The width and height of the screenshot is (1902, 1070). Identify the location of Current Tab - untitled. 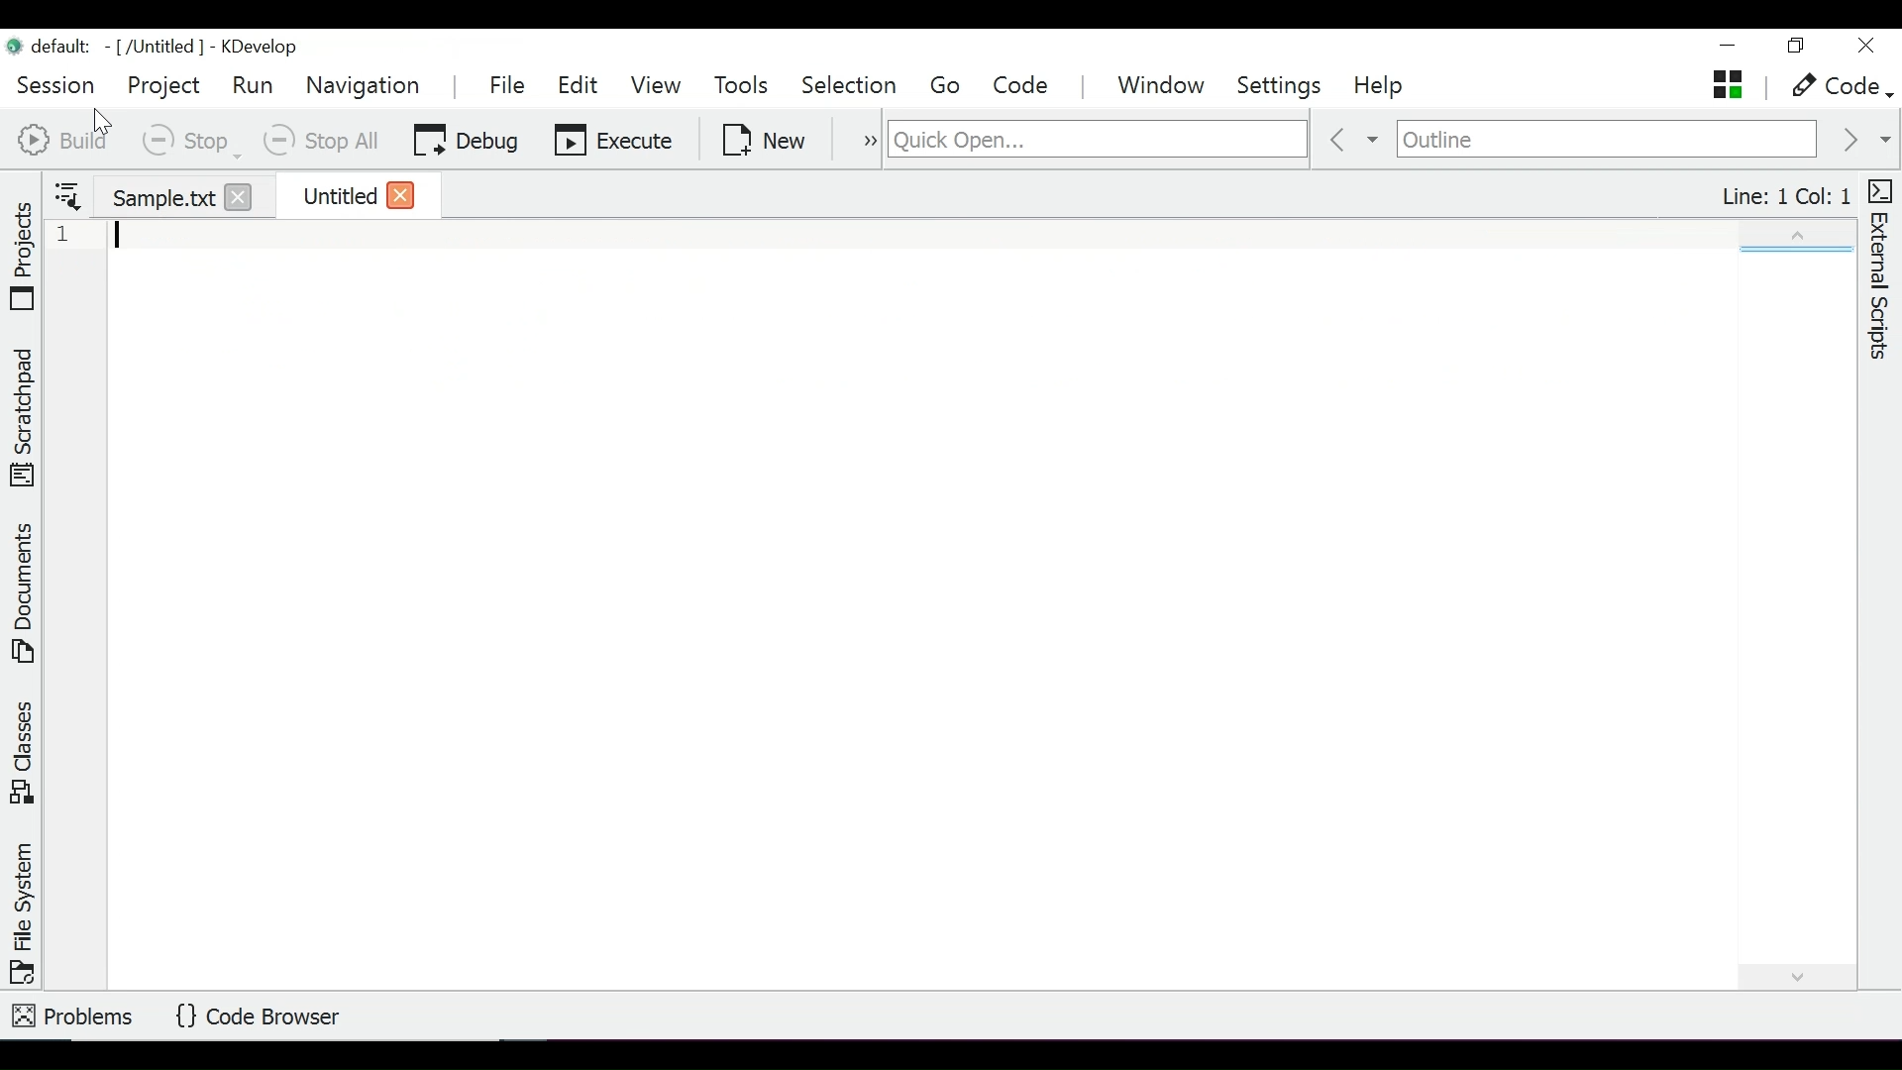
(330, 194).